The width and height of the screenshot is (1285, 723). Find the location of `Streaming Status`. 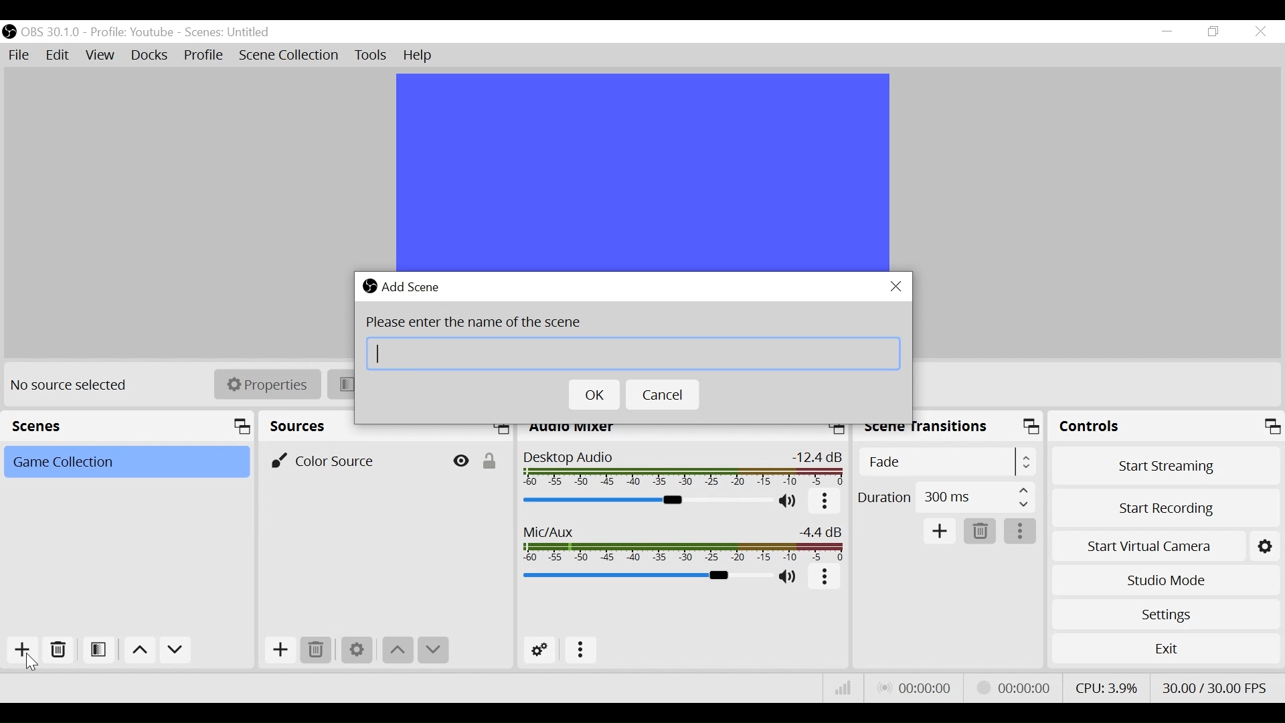

Streaming Status is located at coordinates (1011, 687).